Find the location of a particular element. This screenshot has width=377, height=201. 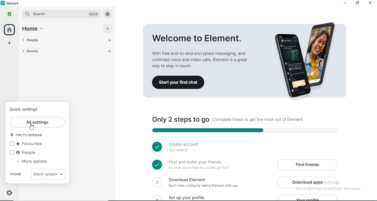

settings is located at coordinates (10, 192).